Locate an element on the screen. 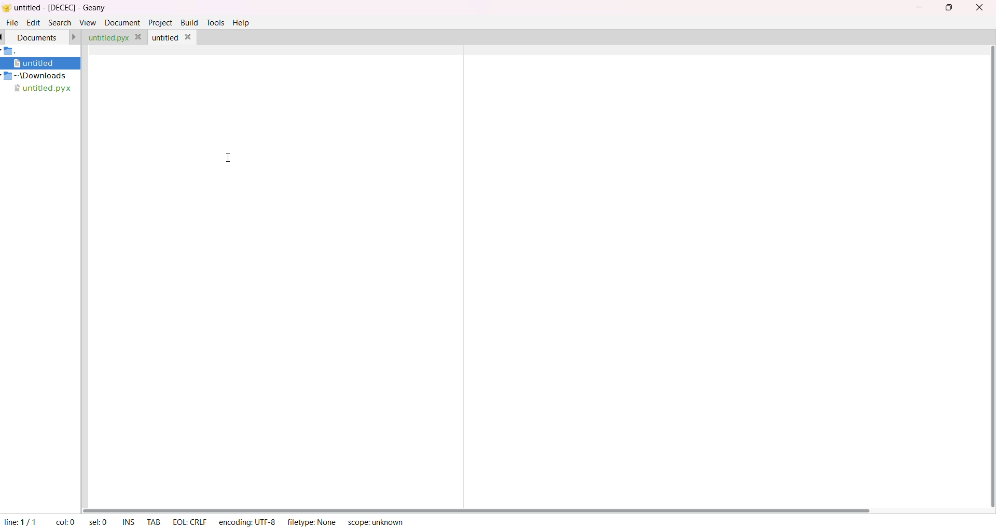  vertical scroll bar is located at coordinates (990, 276).